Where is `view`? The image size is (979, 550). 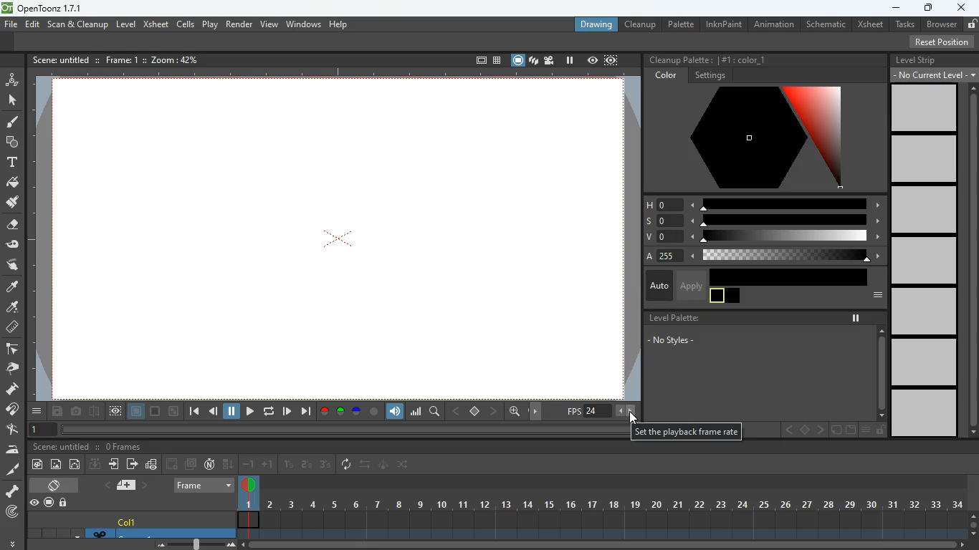
view is located at coordinates (34, 503).